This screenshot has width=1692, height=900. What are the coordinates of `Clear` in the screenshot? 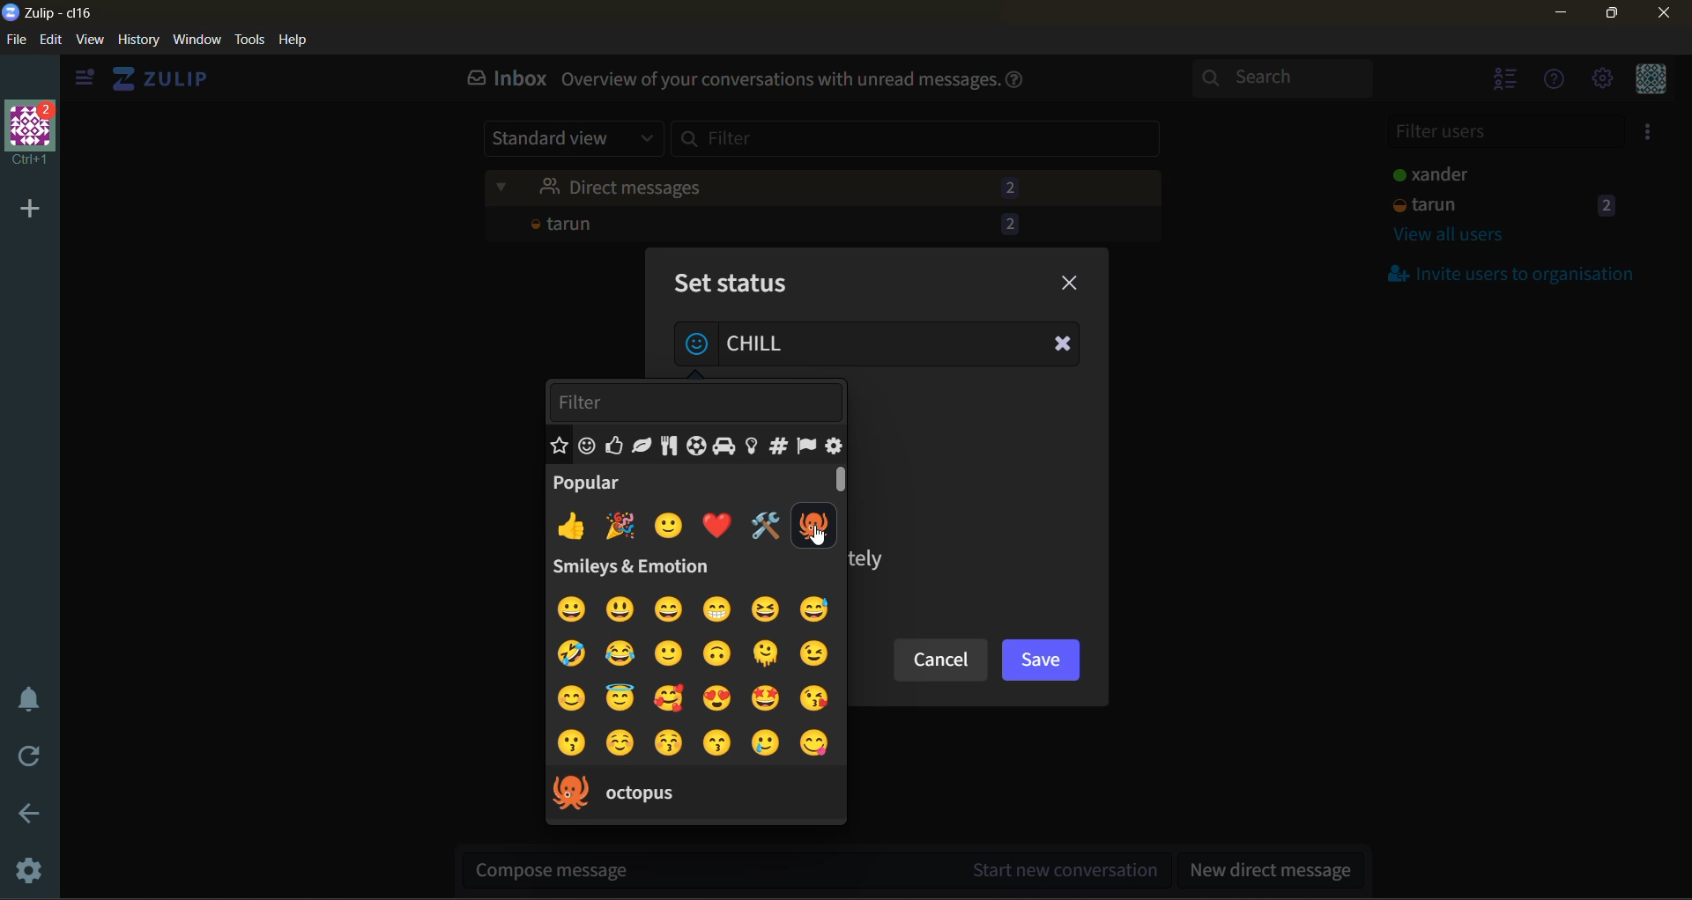 It's located at (1064, 346).